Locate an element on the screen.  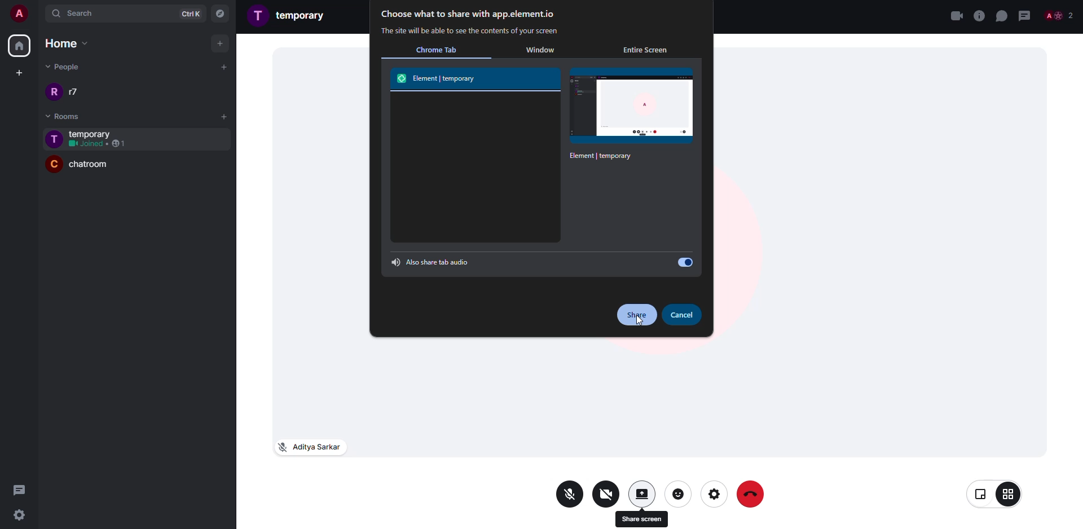
ctrlK is located at coordinates (187, 13).